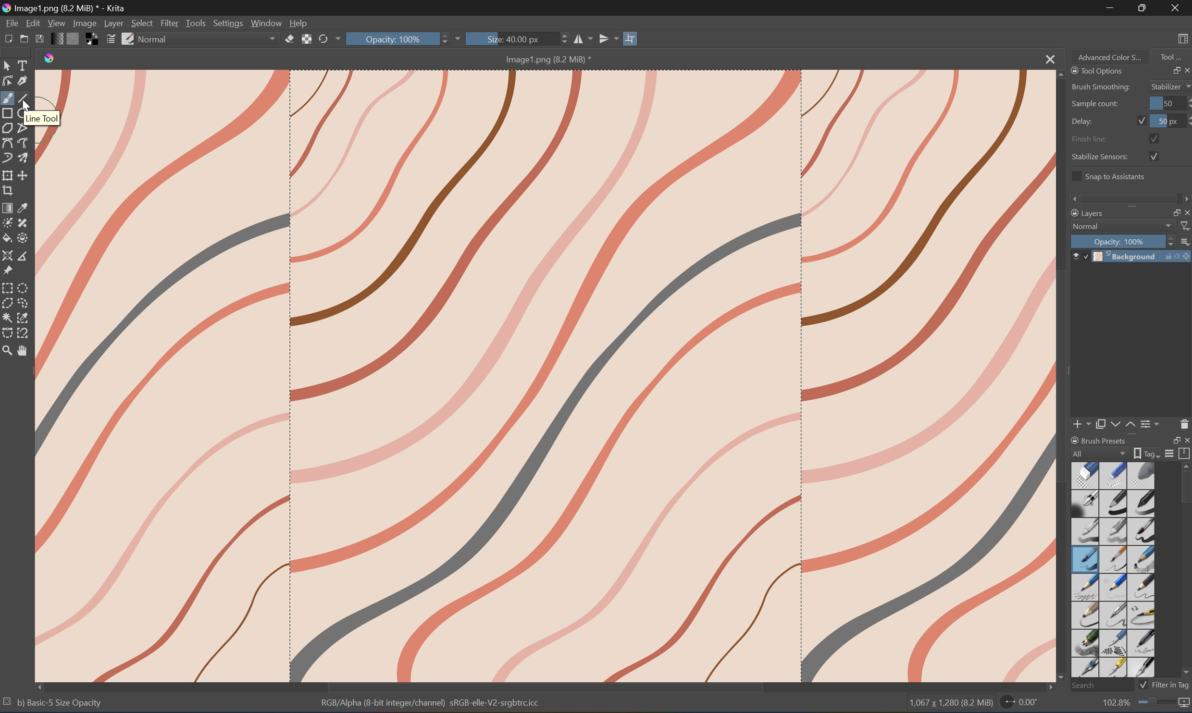  I want to click on Polyline tool, so click(23, 128).